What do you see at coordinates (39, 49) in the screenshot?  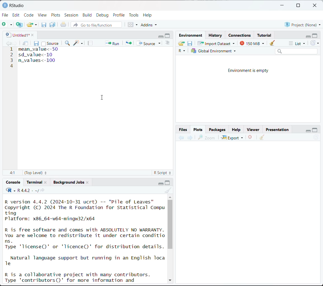 I see `mean_value<-50` at bounding box center [39, 49].